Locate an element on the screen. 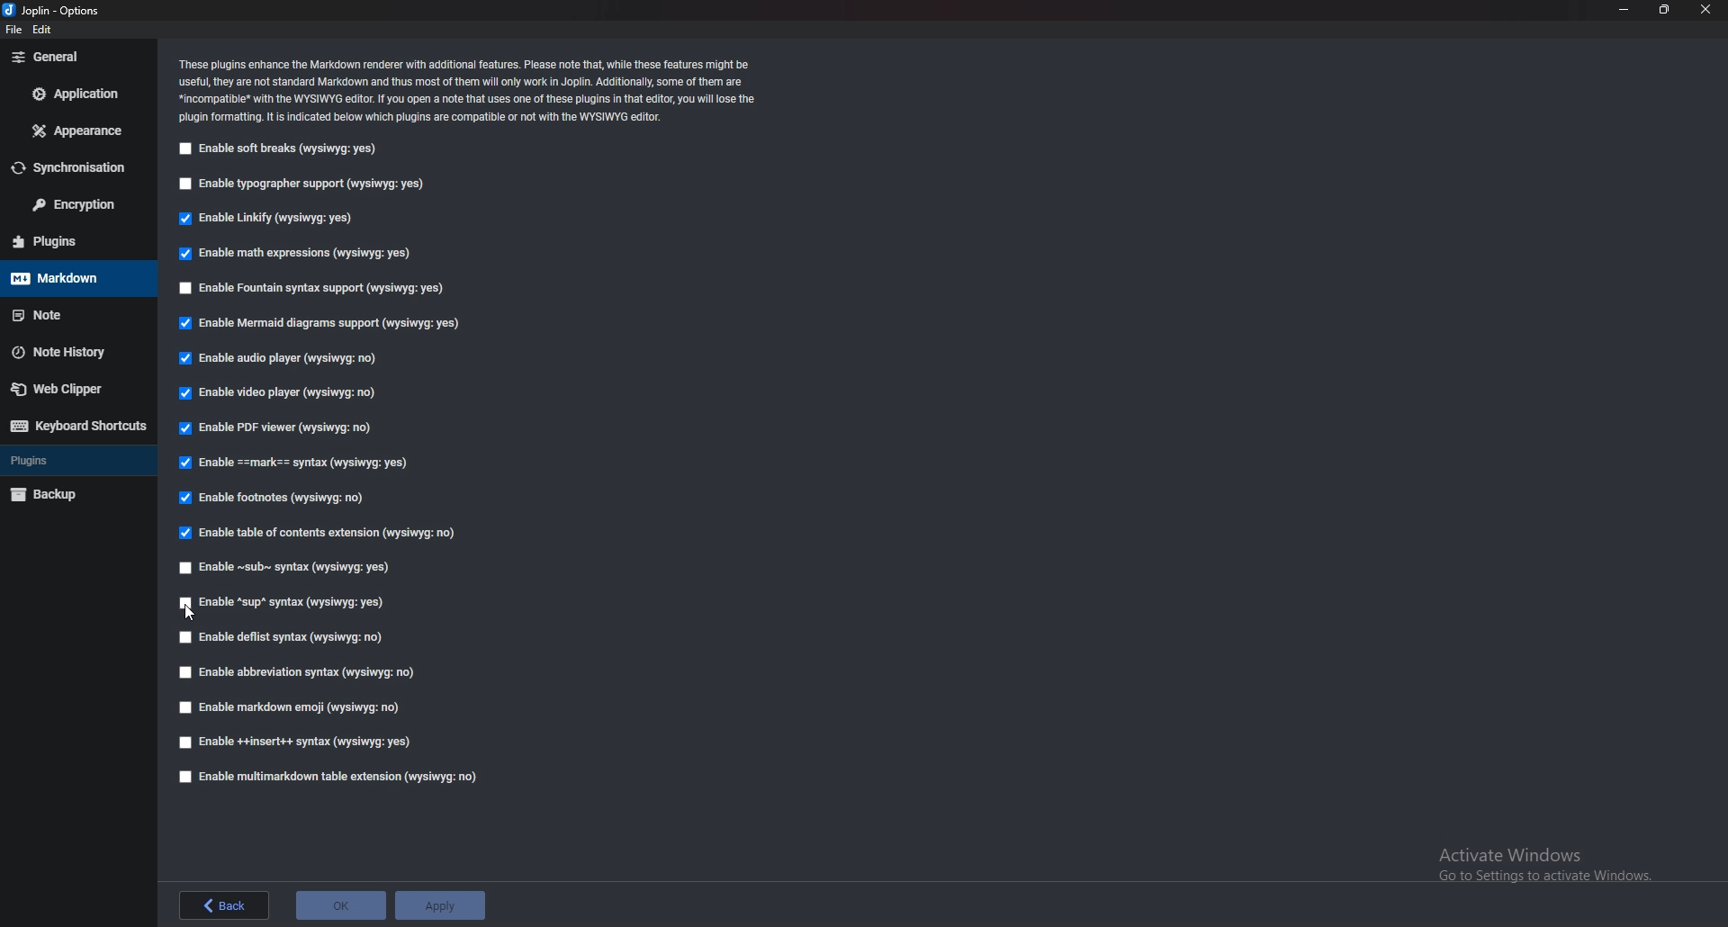 The image size is (1728, 927). plugins is located at coordinates (74, 240).